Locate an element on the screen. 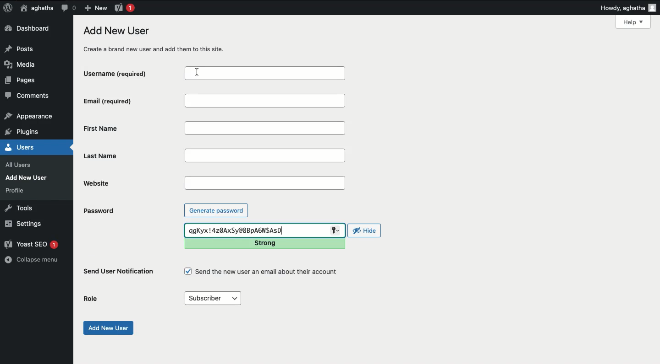 This screenshot has width=660, height=364. Last name is located at coordinates (132, 156).